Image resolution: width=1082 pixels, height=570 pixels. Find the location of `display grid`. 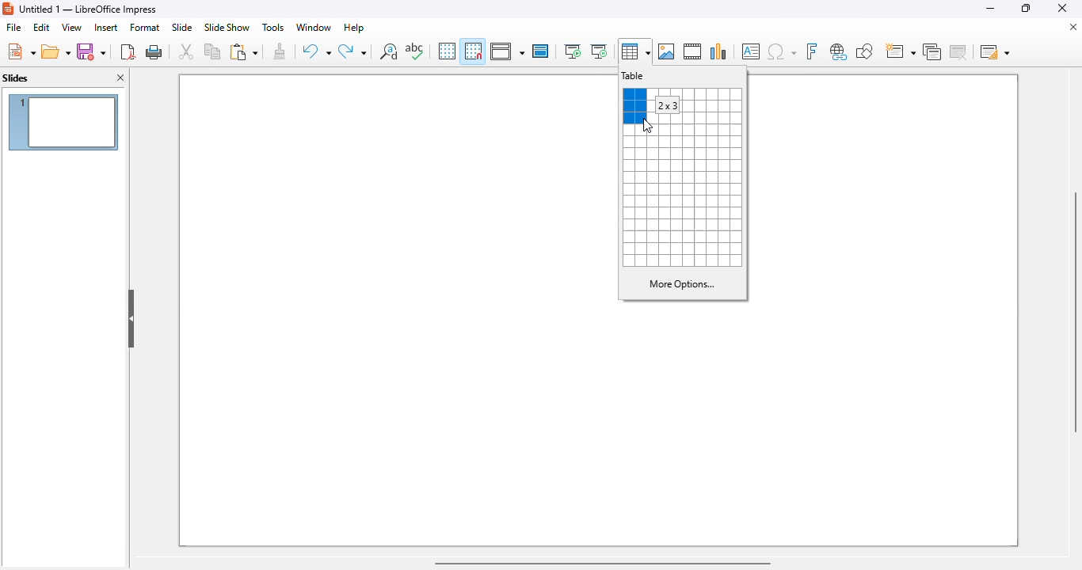

display grid is located at coordinates (447, 51).